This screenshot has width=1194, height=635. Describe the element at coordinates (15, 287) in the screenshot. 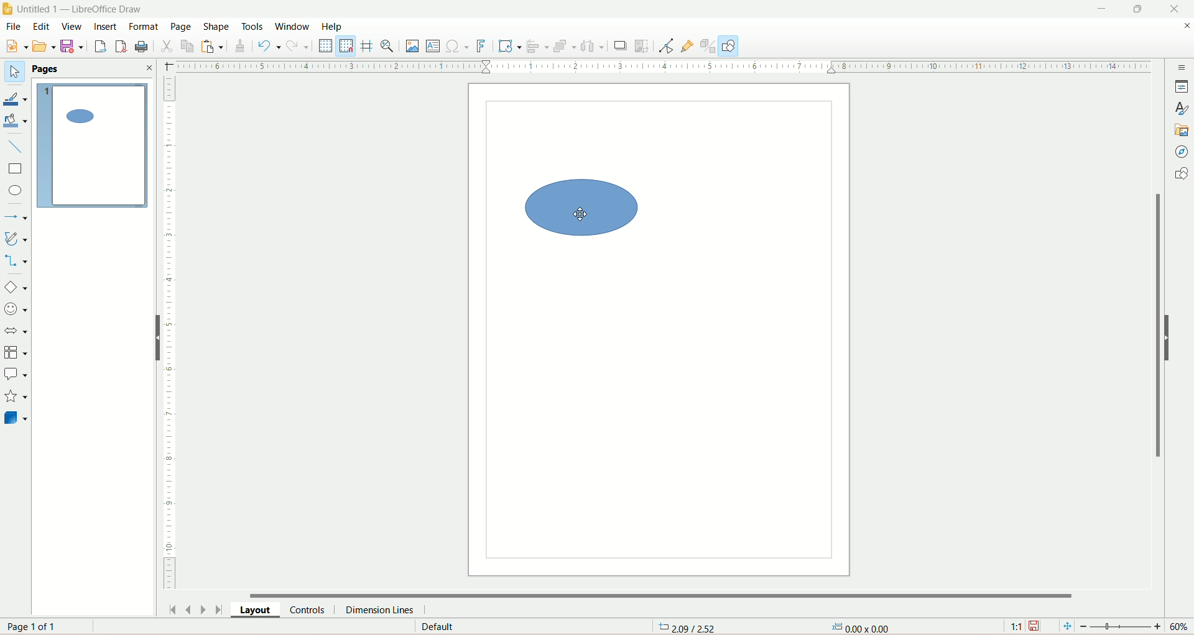

I see `basic shapes` at that location.